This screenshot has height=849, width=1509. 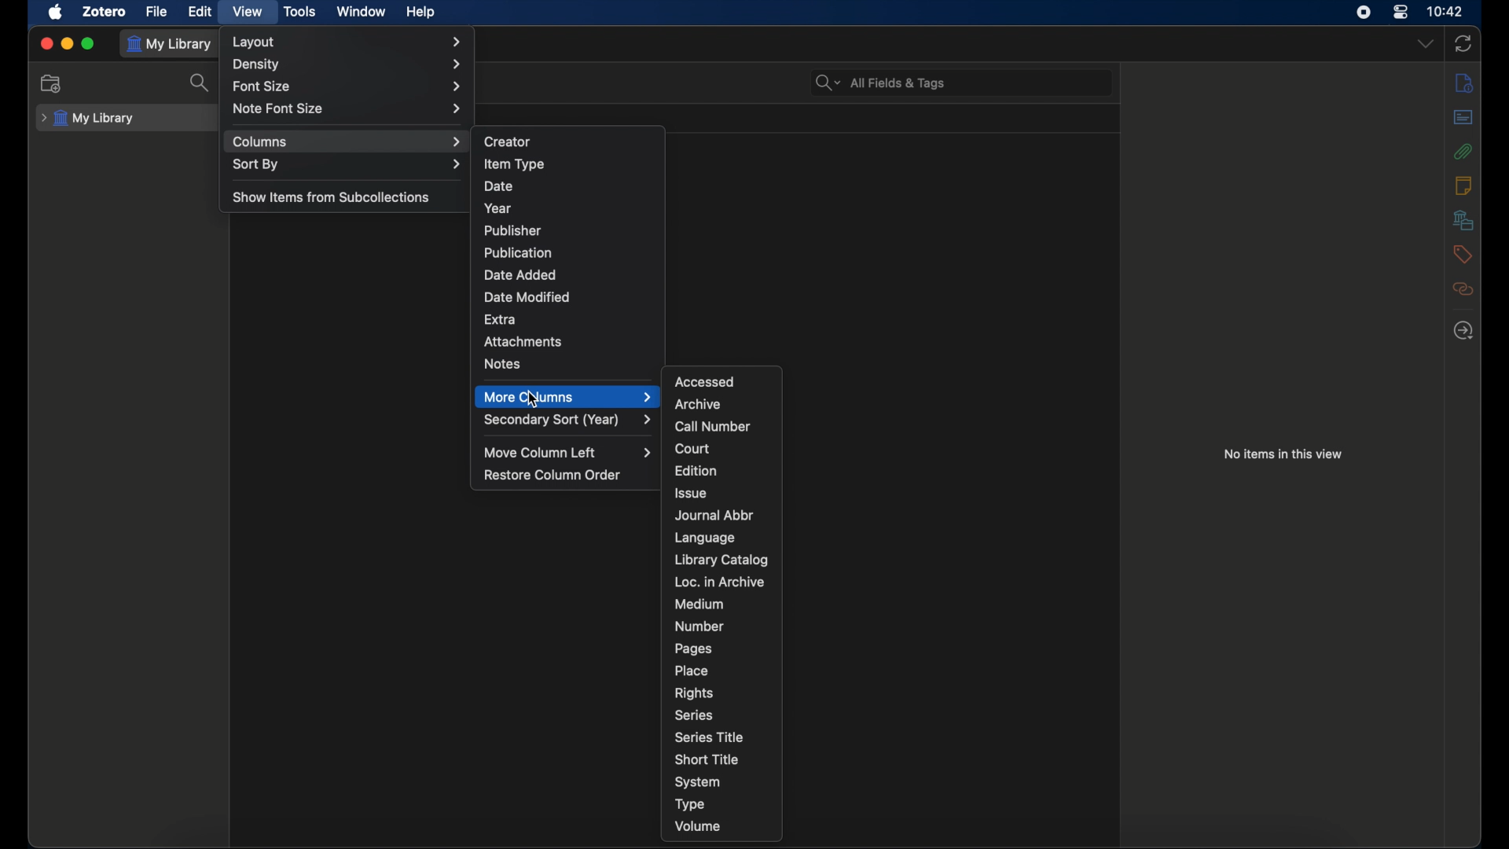 I want to click on journal abbr, so click(x=716, y=515).